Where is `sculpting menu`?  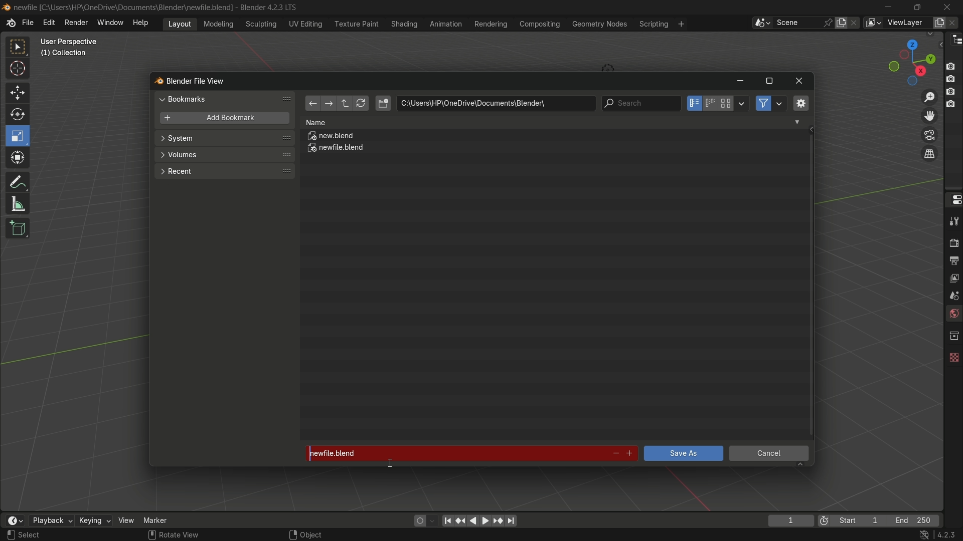 sculpting menu is located at coordinates (259, 24).